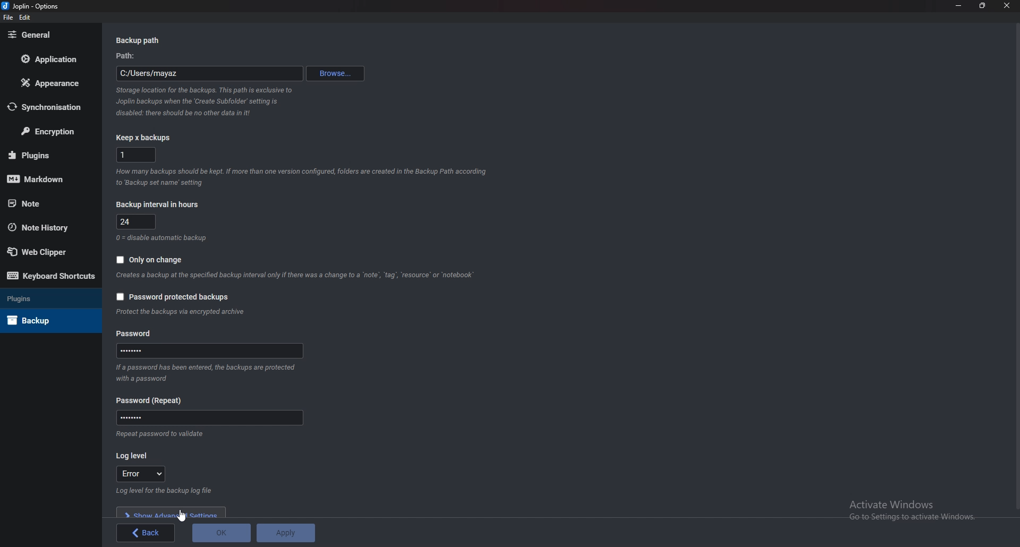  I want to click on Encryption, so click(49, 131).